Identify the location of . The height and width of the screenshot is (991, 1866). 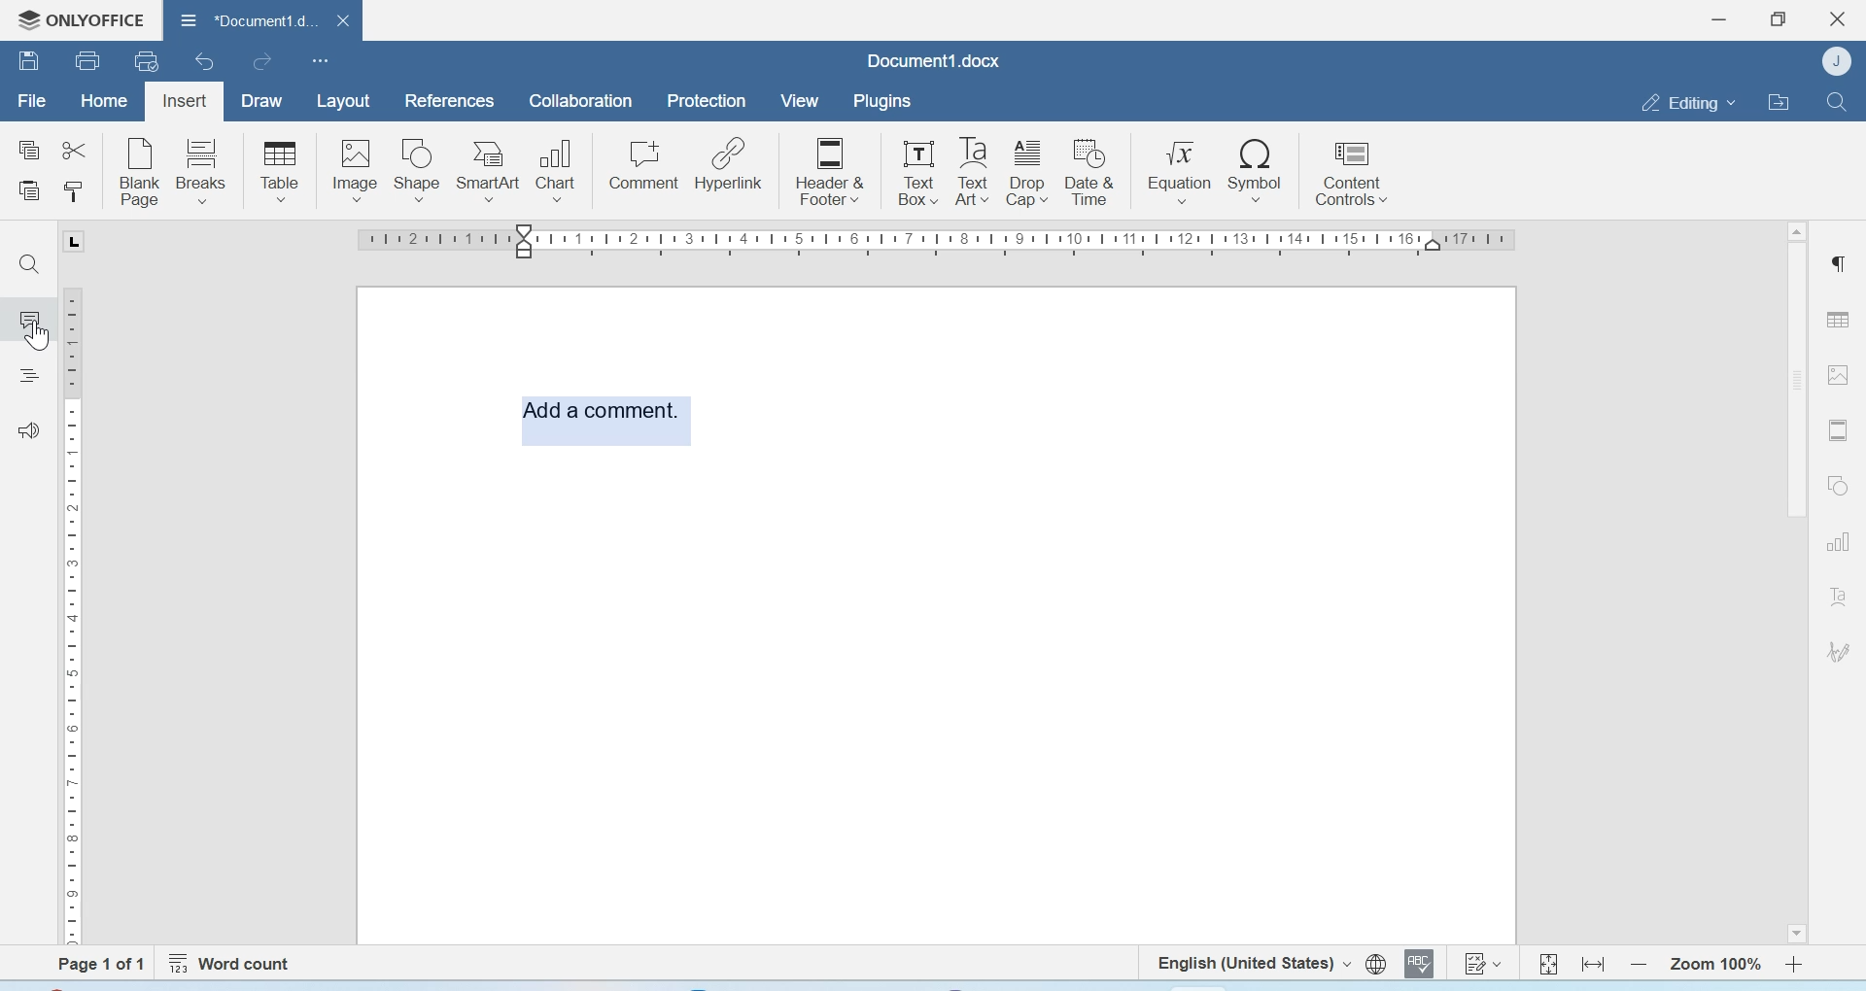
(1837, 61).